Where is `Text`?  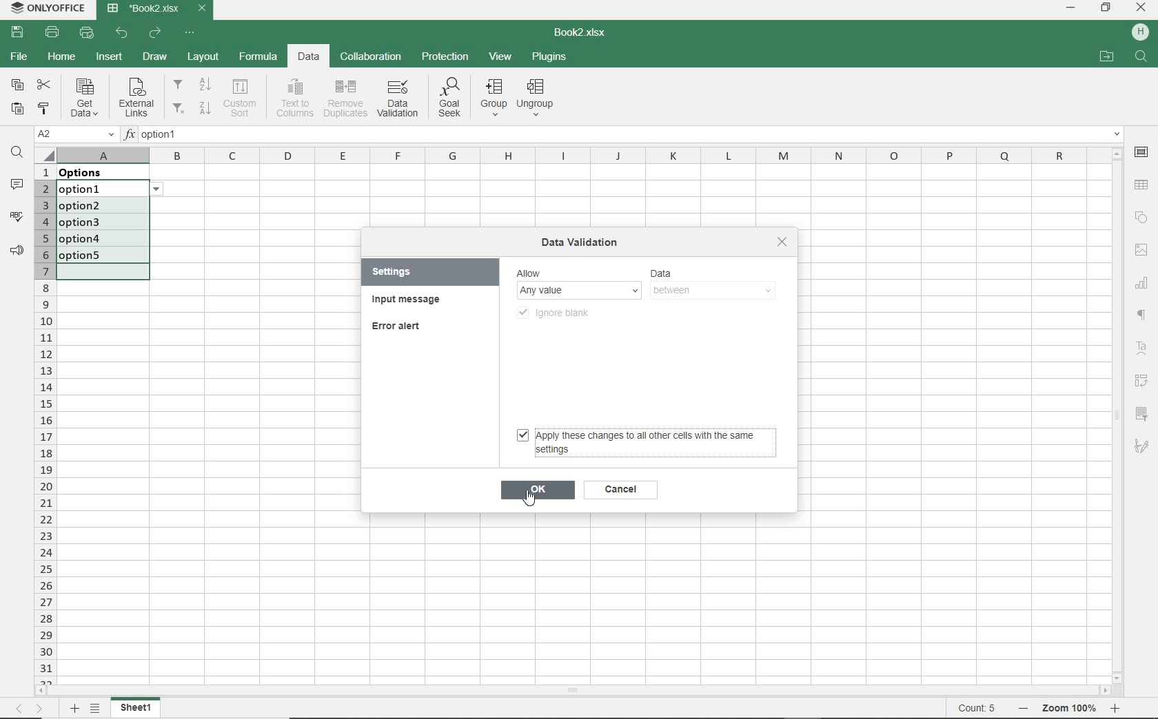 Text is located at coordinates (1141, 348).